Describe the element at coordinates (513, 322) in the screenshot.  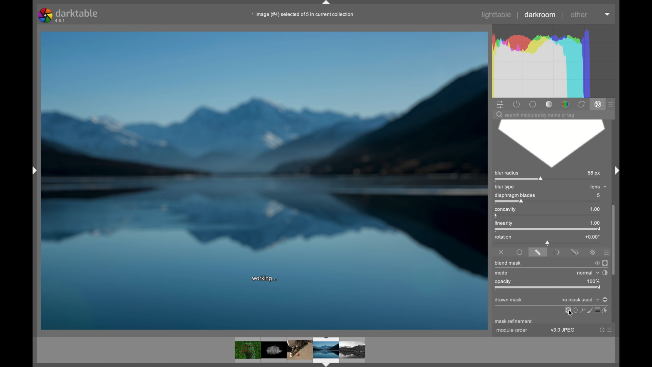
I see `mask refinement` at that location.